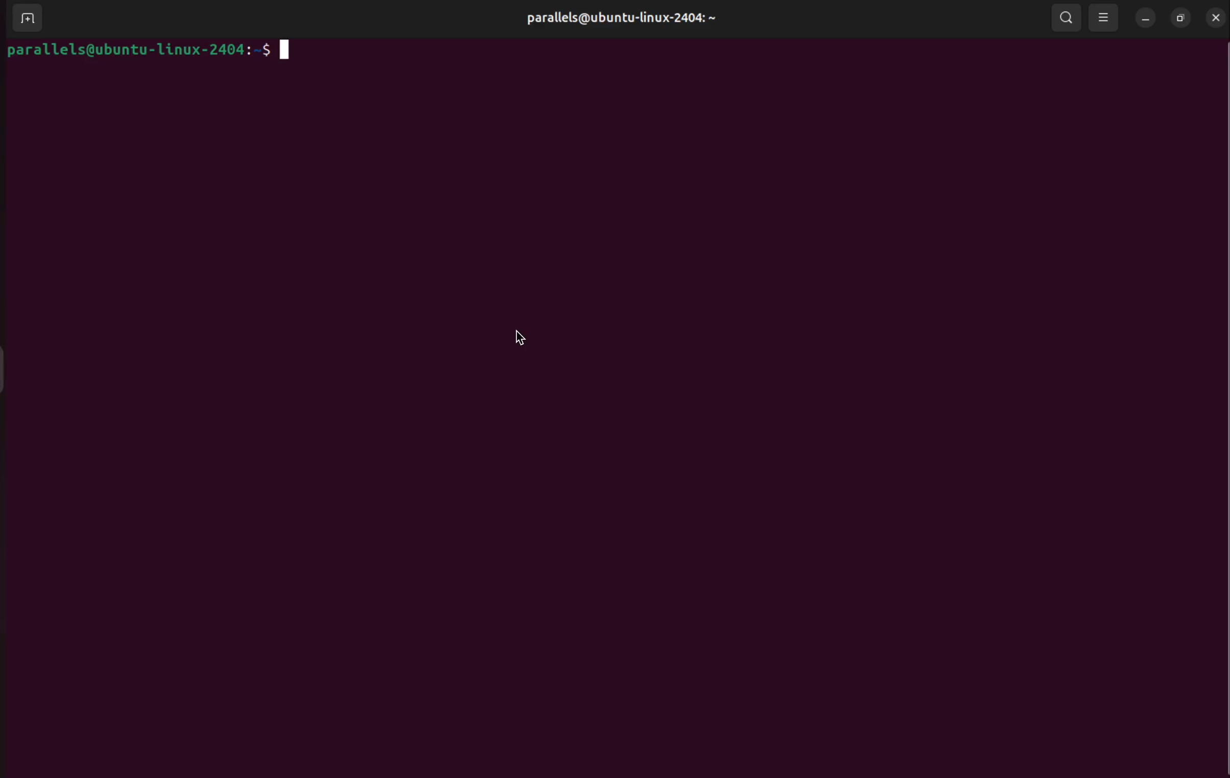 Image resolution: width=1230 pixels, height=778 pixels. I want to click on minimize, so click(1144, 18).